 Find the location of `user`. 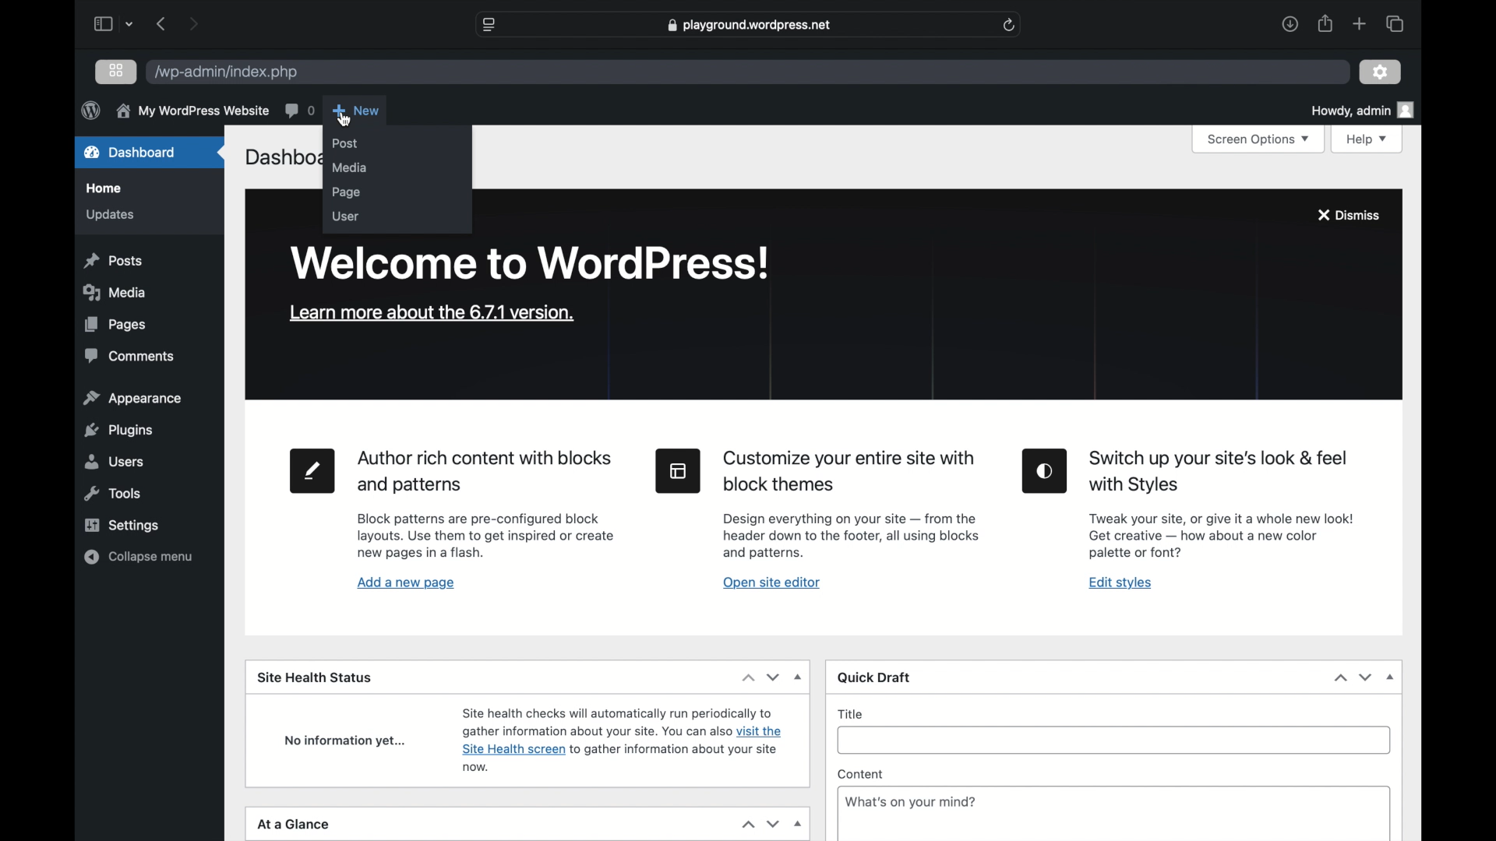

user is located at coordinates (345, 217).